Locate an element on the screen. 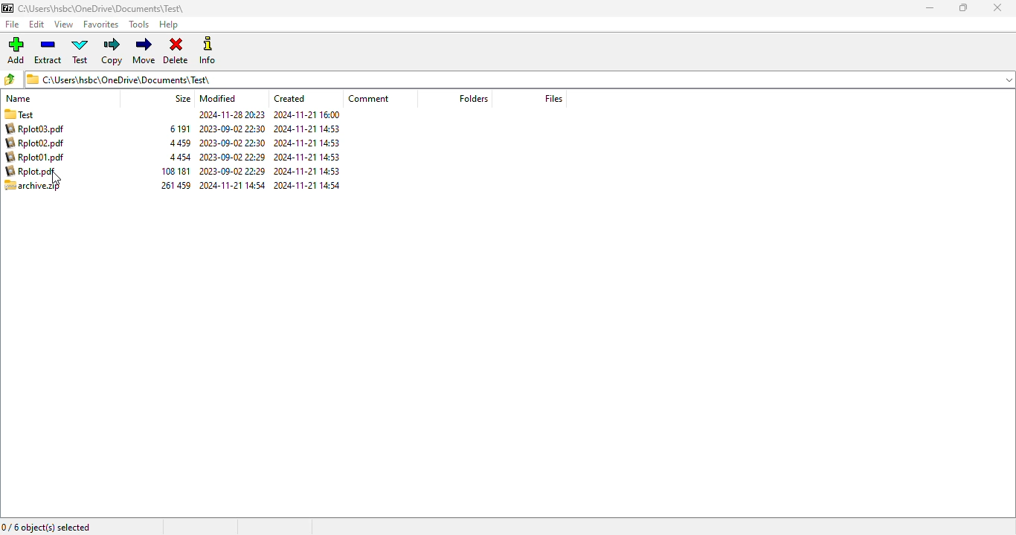 The image size is (1016, 535). folders is located at coordinates (473, 98).